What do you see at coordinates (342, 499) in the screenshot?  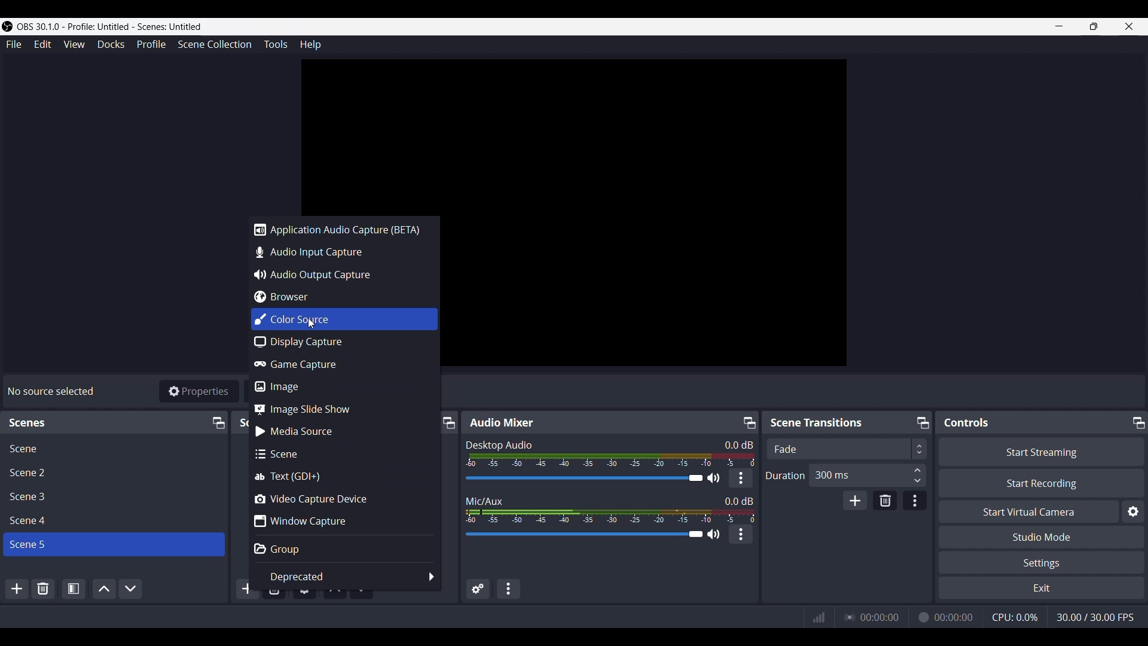 I see `Video capture device` at bounding box center [342, 499].